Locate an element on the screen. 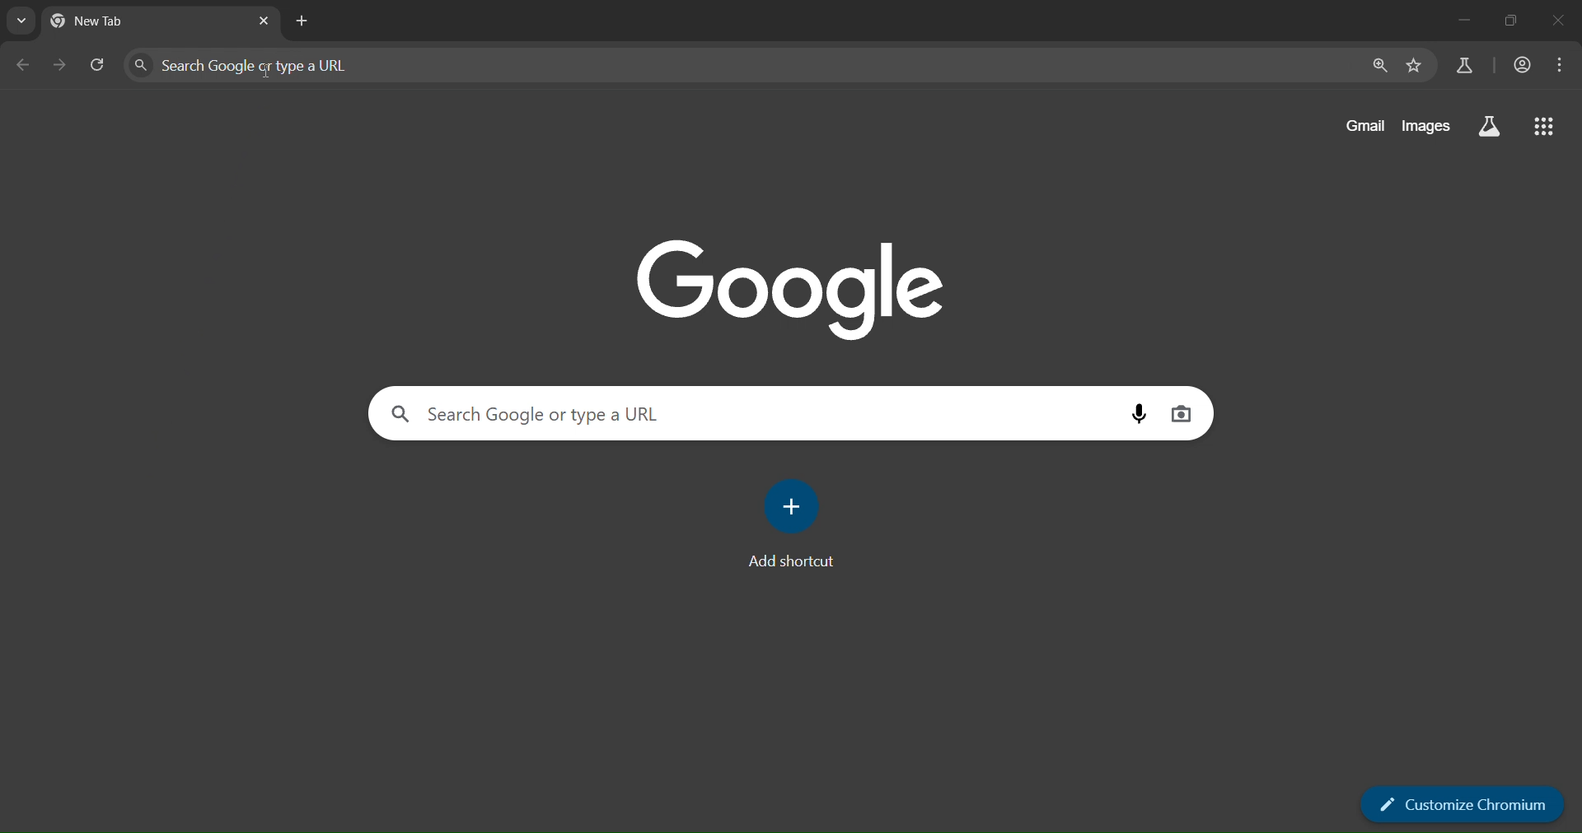 The width and height of the screenshot is (1582, 833). search Google or type a URL is located at coordinates (259, 63).